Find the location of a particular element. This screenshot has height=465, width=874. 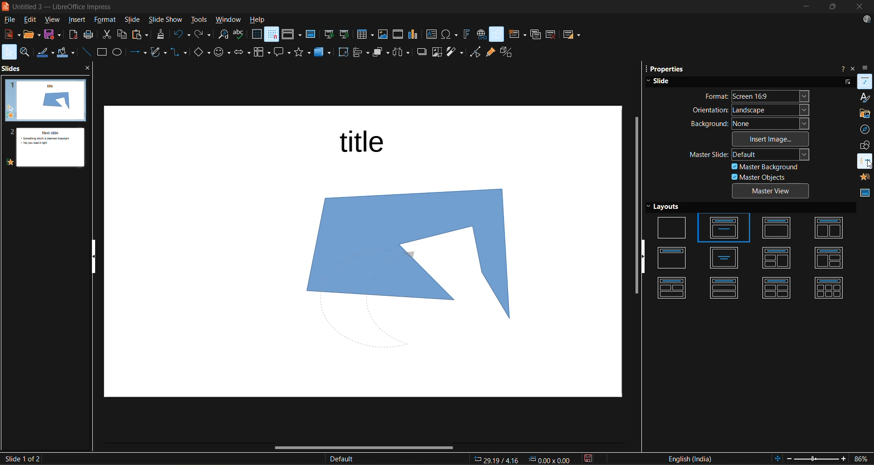

background is located at coordinates (751, 124).